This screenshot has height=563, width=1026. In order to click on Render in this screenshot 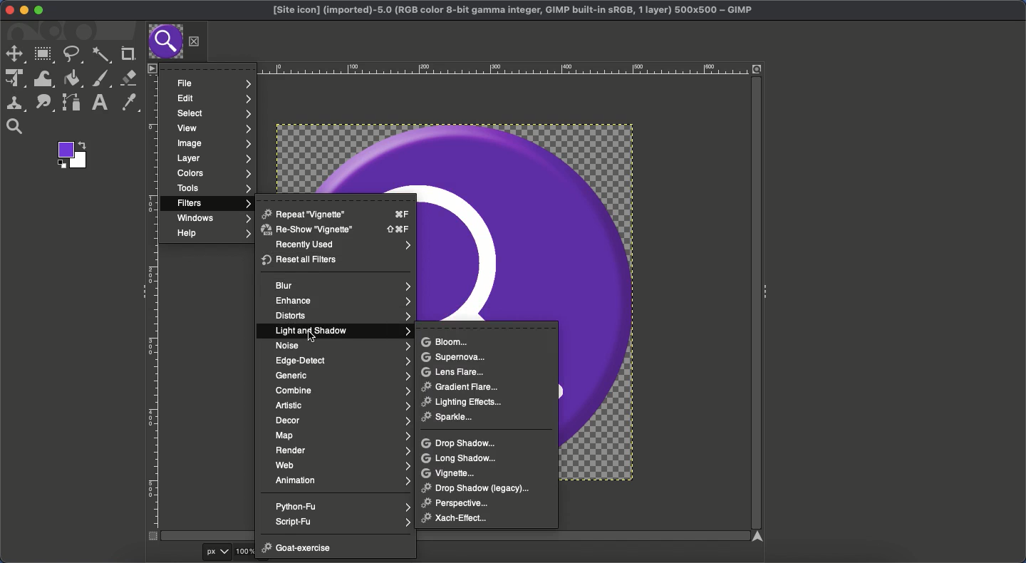, I will do `click(343, 450)`.